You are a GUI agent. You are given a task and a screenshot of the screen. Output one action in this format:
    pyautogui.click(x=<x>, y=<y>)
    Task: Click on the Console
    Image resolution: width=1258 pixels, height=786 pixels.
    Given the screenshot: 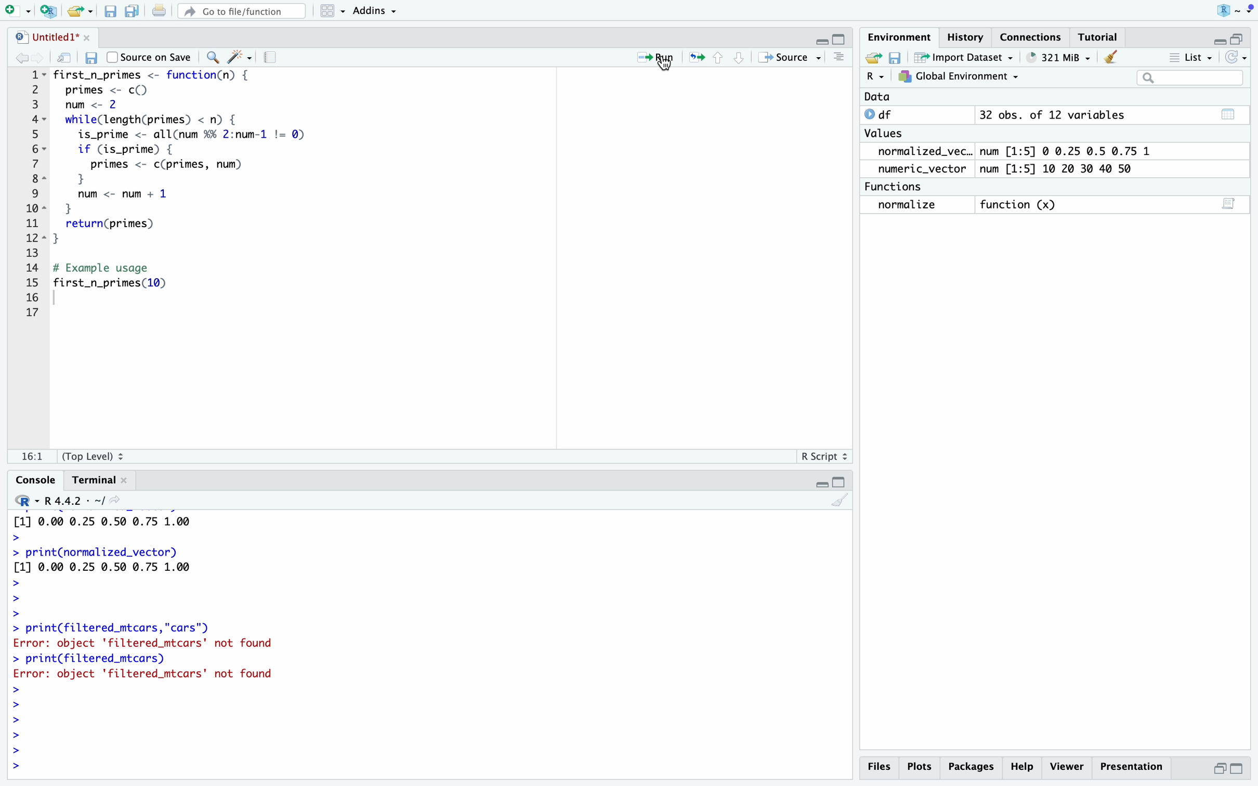 What is the action you would take?
    pyautogui.click(x=37, y=478)
    